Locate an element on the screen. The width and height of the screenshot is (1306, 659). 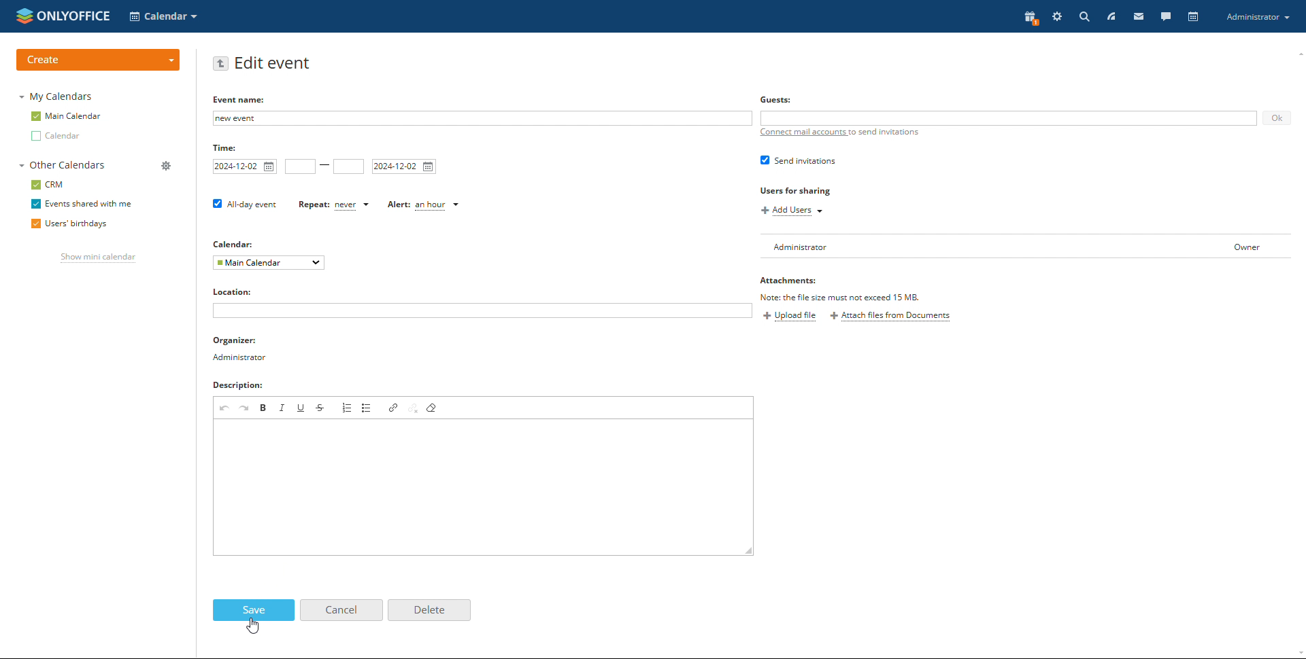
present is located at coordinates (1031, 18).